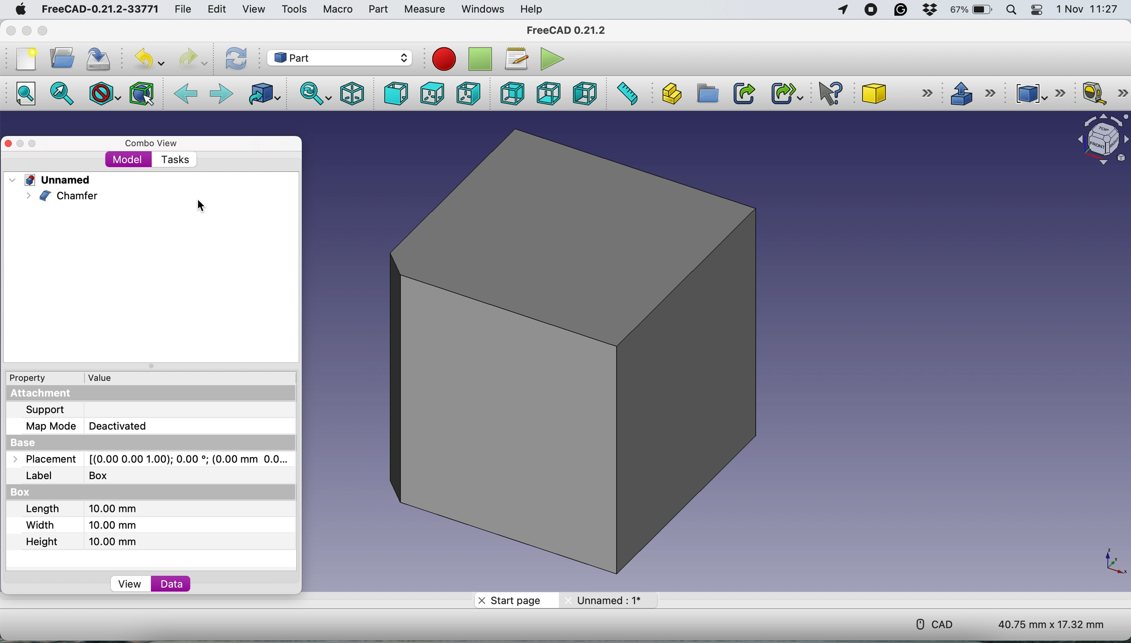  What do you see at coordinates (171, 585) in the screenshot?
I see `data` at bounding box center [171, 585].